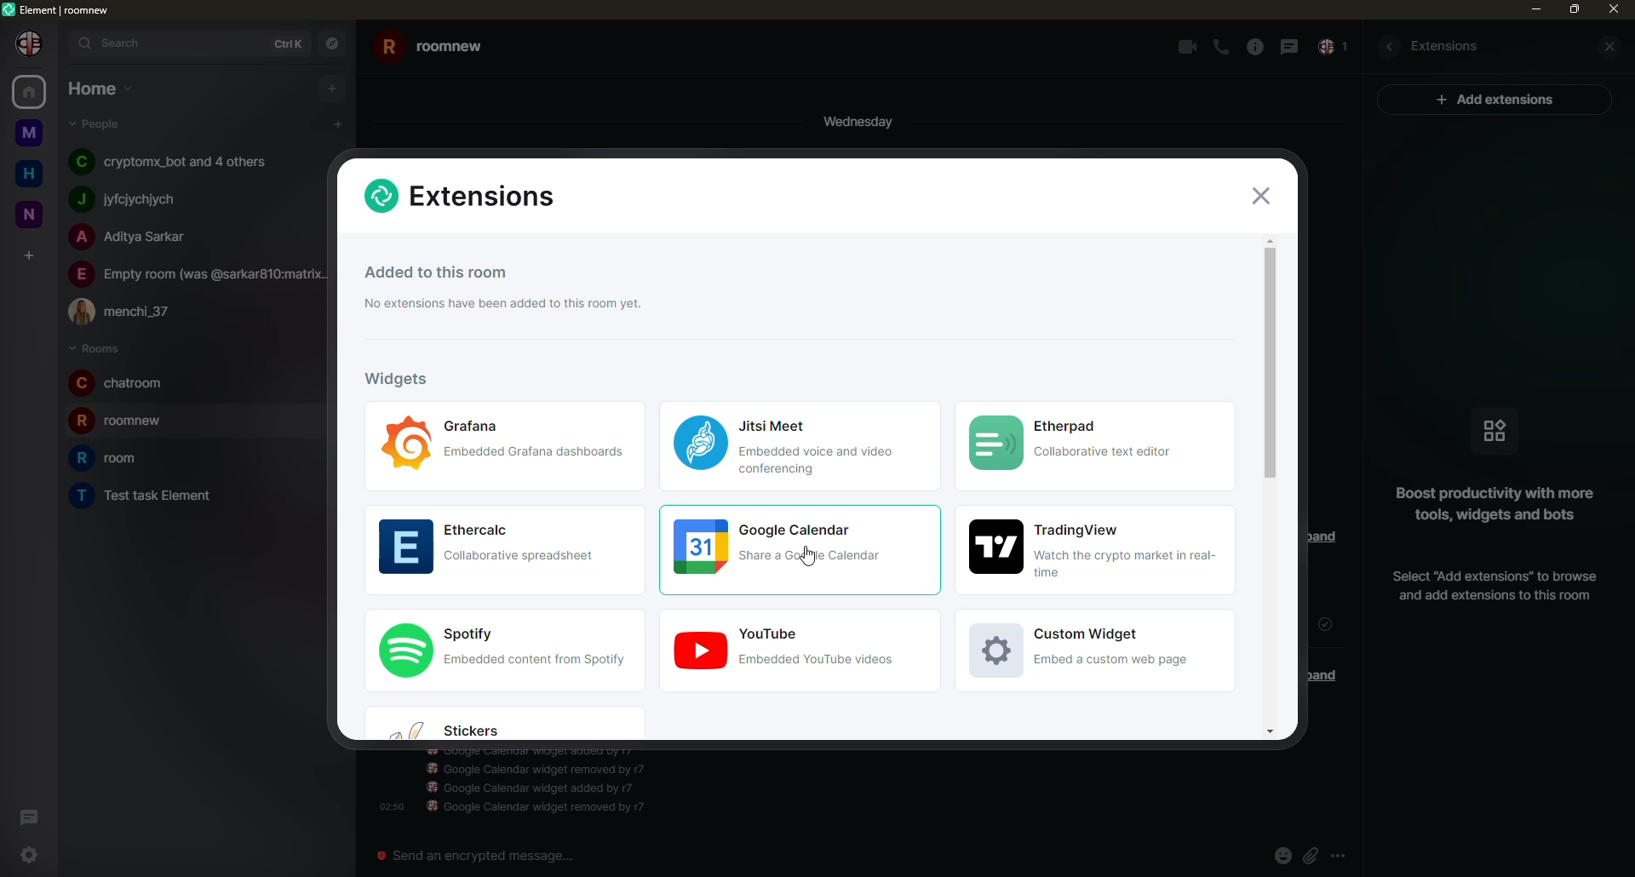 The width and height of the screenshot is (1635, 877). Describe the element at coordinates (1491, 430) in the screenshot. I see `icon` at that location.